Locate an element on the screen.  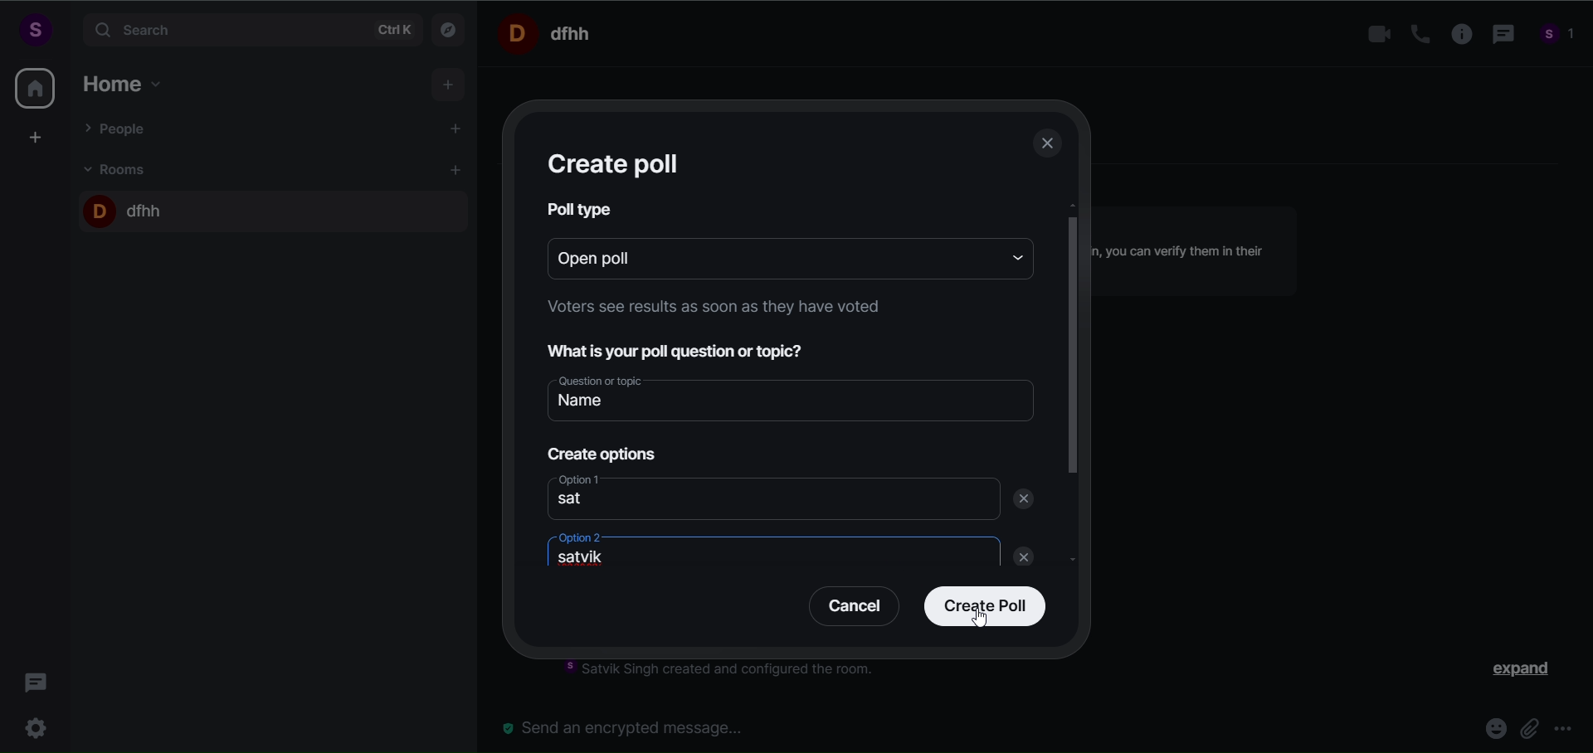
home option is located at coordinates (129, 81).